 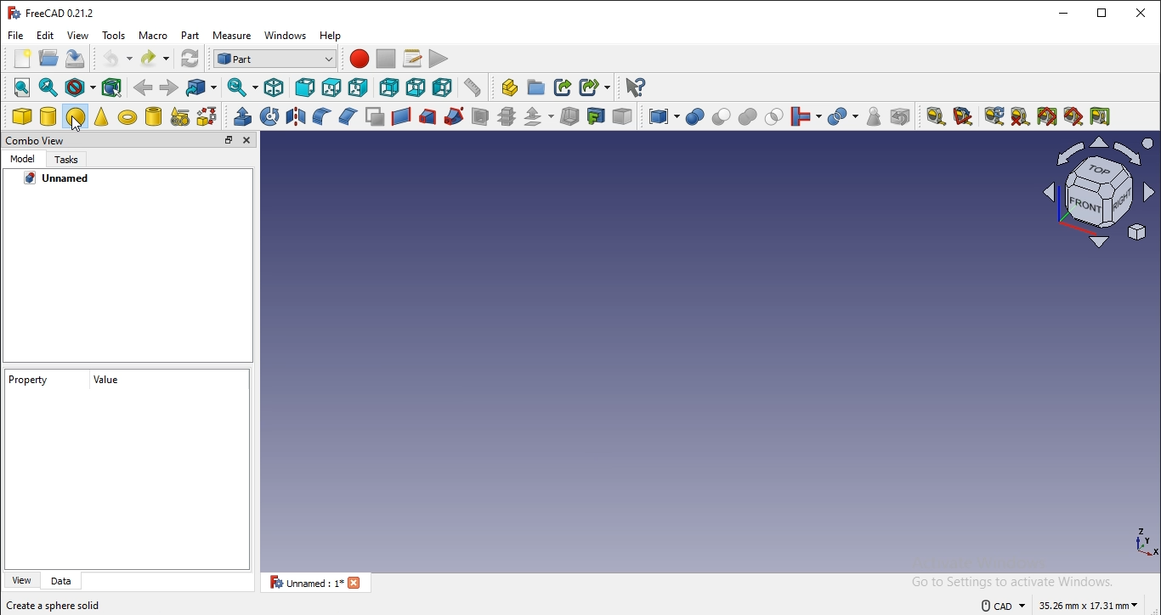 I want to click on macro recording, so click(x=359, y=58).